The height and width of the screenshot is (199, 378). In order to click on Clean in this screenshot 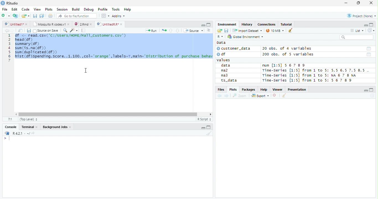, I will do `click(209, 134)`.